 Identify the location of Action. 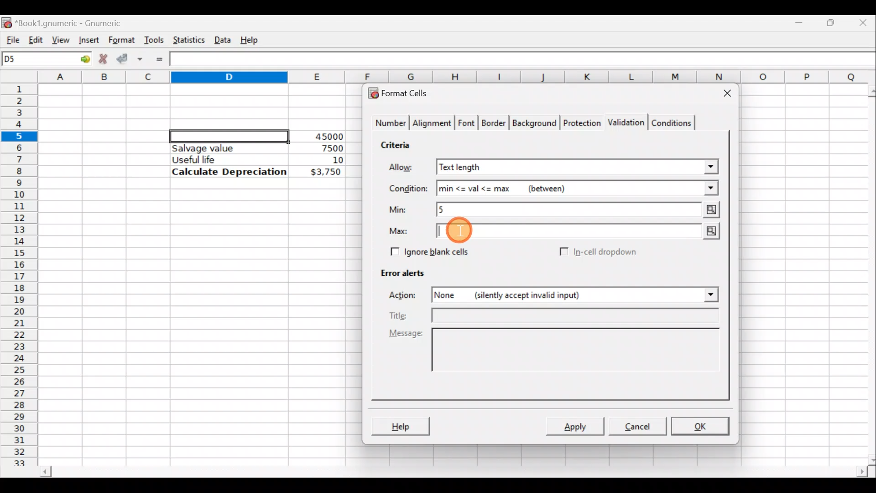
(408, 297).